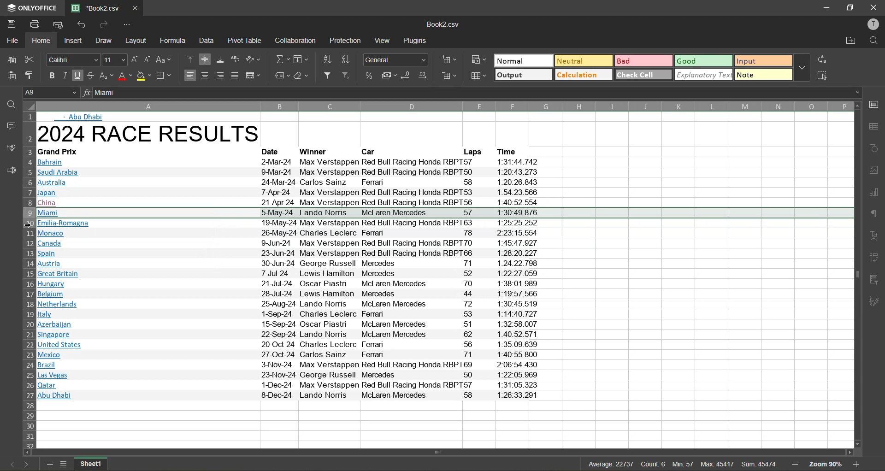  Describe the element at coordinates (876, 104) in the screenshot. I see `call settings` at that location.